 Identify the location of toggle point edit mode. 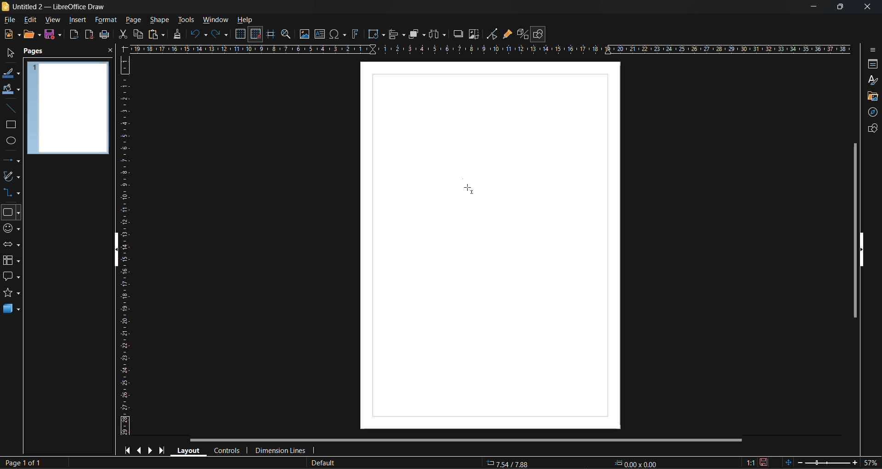
(493, 34).